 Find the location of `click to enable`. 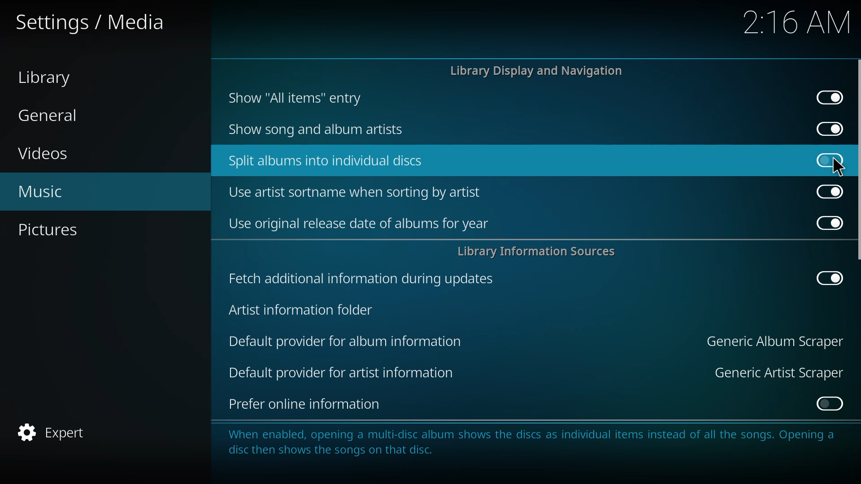

click to enable is located at coordinates (829, 160).